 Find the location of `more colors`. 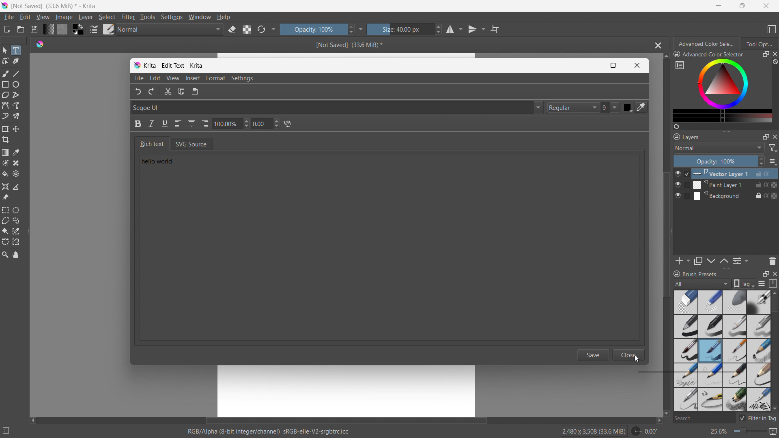

more colors is located at coordinates (723, 116).